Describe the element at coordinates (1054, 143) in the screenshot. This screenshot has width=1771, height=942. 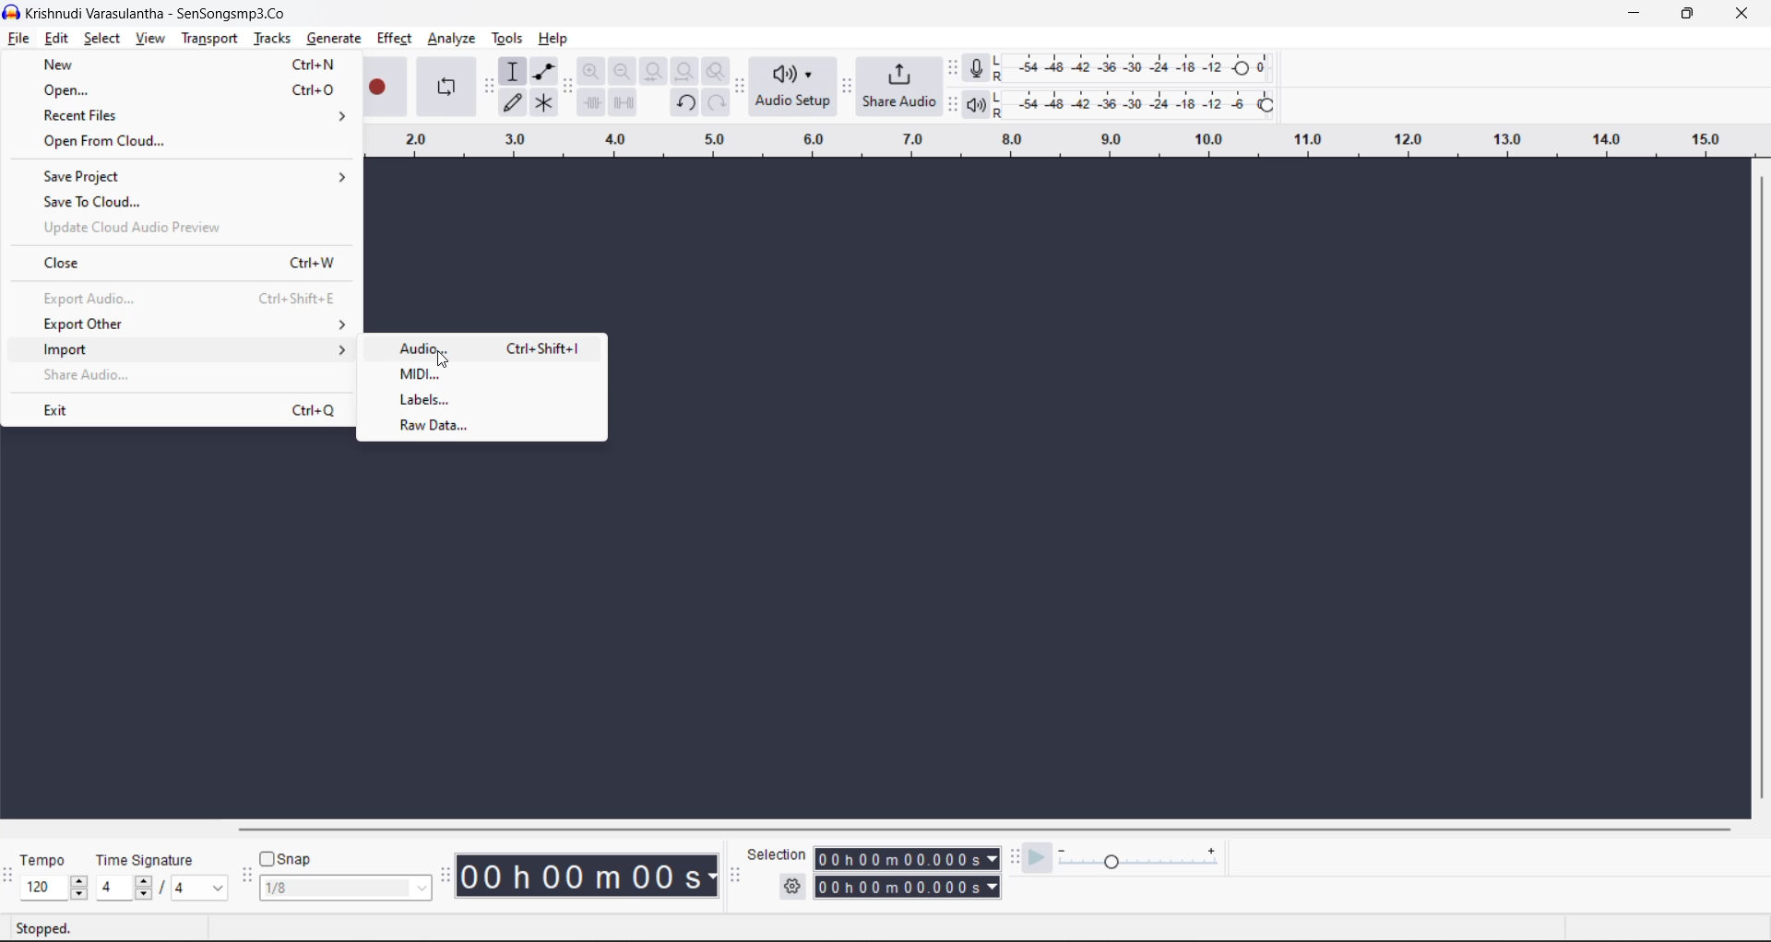
I see `Scale` at that location.